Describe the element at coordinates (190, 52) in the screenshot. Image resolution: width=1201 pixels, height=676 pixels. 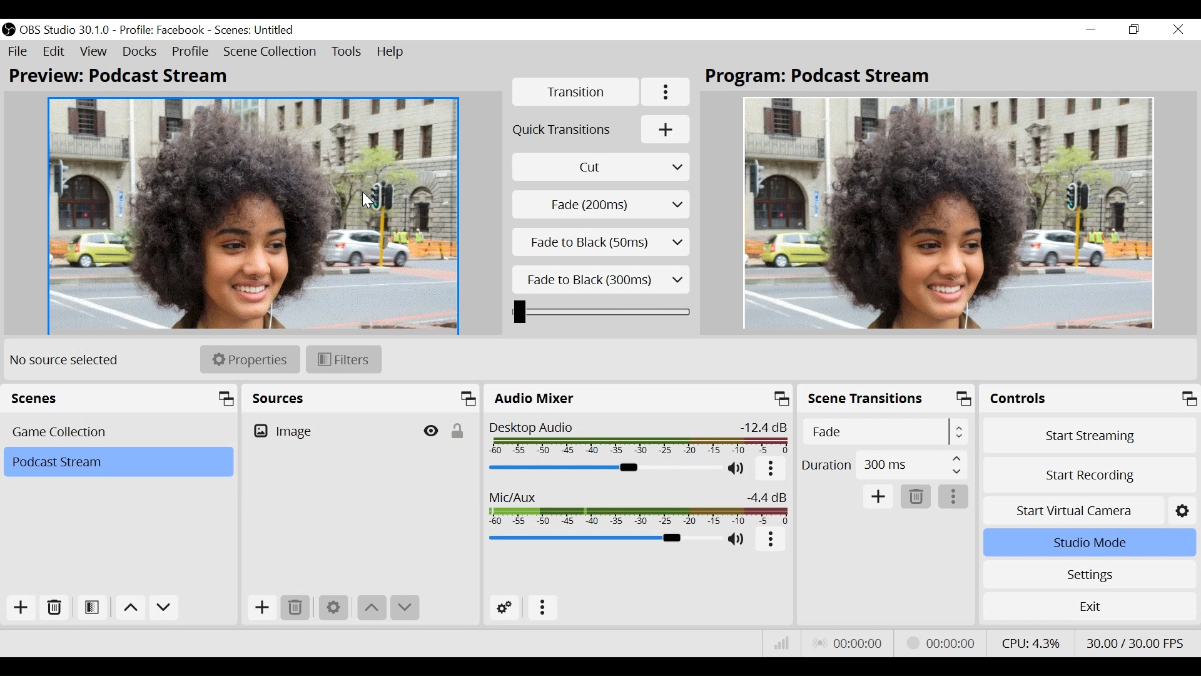
I see `Profile` at that location.